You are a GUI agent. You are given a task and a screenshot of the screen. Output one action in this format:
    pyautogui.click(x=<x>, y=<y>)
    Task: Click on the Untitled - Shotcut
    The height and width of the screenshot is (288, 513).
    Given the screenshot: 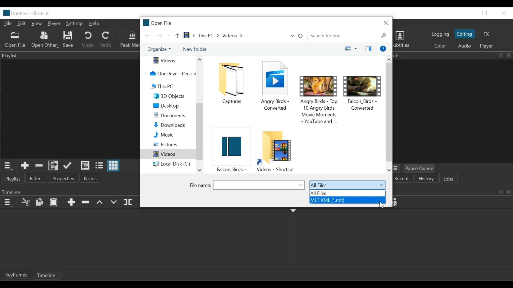 What is the action you would take?
    pyautogui.click(x=32, y=13)
    